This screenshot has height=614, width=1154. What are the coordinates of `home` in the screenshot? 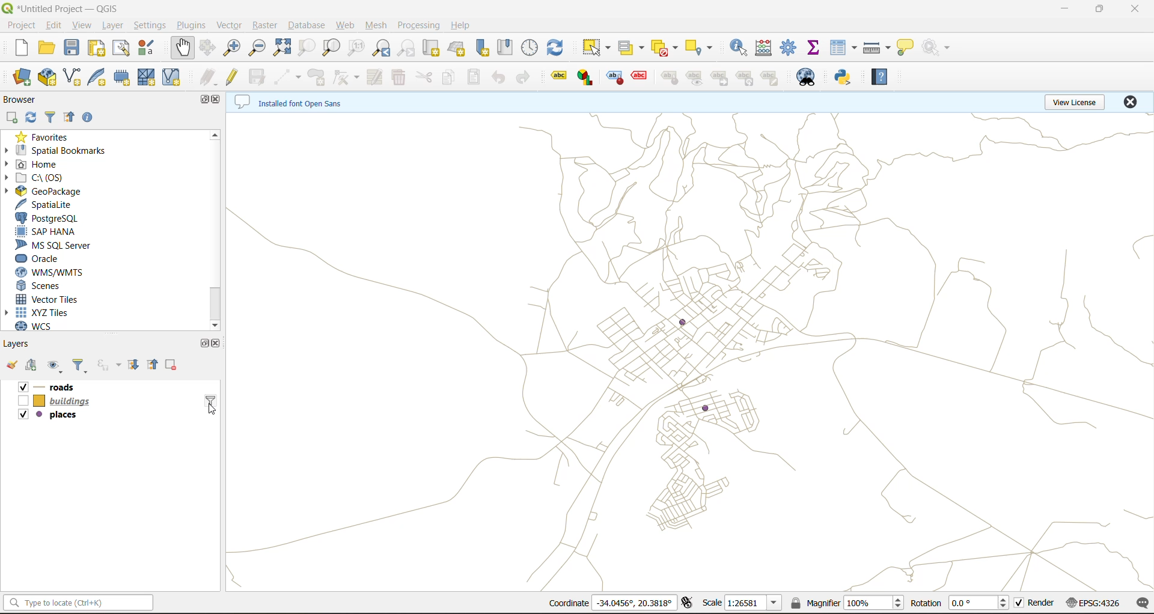 It's located at (47, 165).